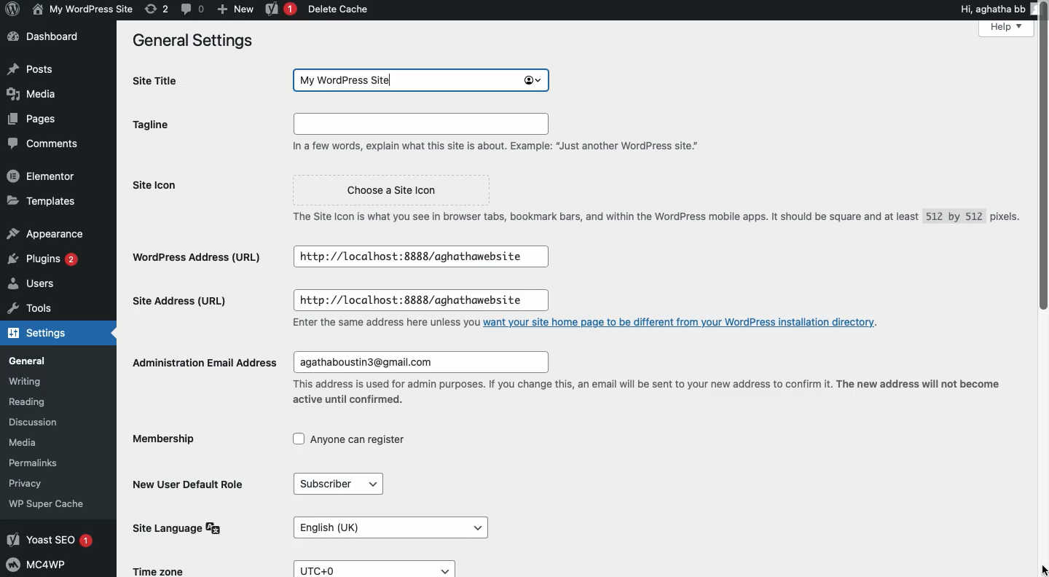  Describe the element at coordinates (341, 9) in the screenshot. I see `Delete cache` at that location.